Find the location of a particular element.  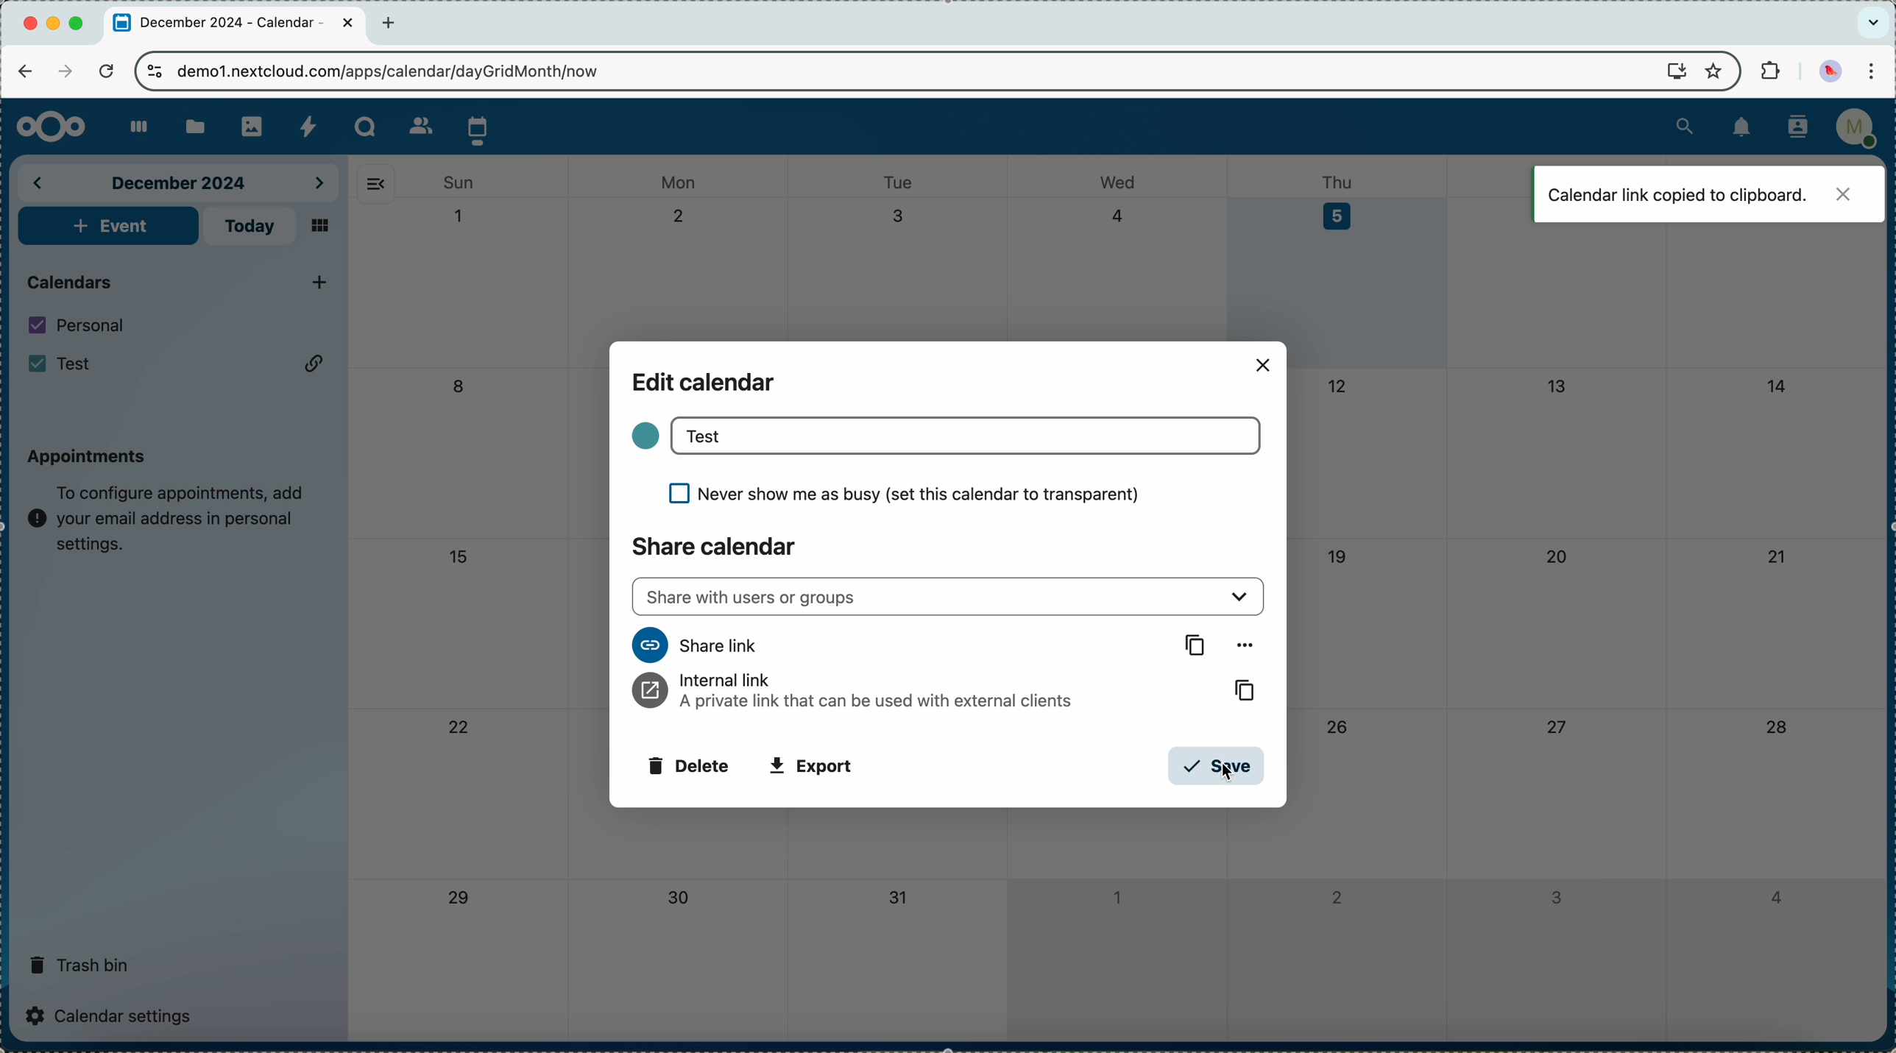

more options is located at coordinates (1244, 645).